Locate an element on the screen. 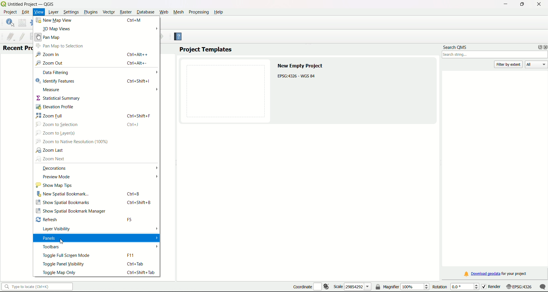  magnifier is located at coordinates (402, 286).